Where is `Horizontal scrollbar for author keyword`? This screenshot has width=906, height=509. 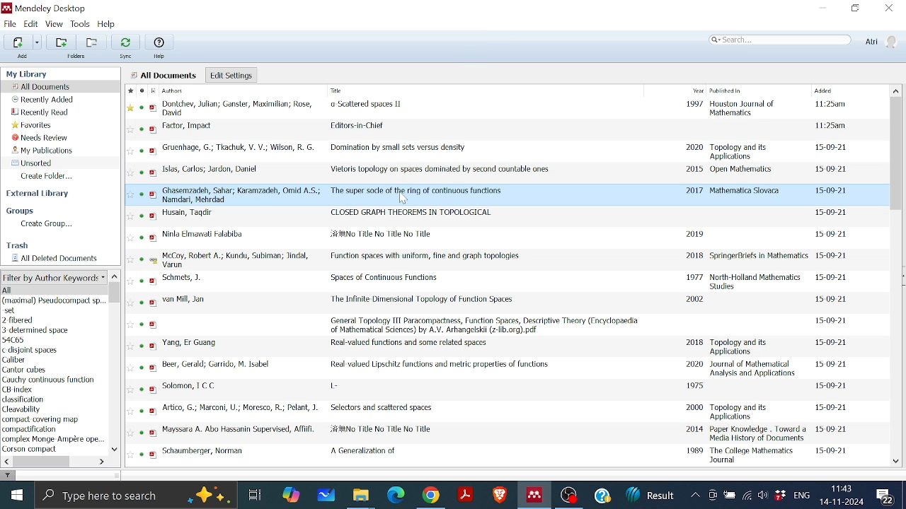 Horizontal scrollbar for author keyword is located at coordinates (42, 462).